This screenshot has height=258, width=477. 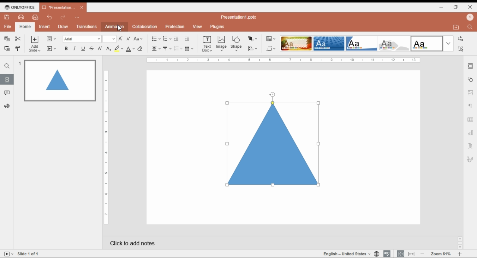 What do you see at coordinates (271, 39) in the screenshot?
I see `select color theme` at bounding box center [271, 39].